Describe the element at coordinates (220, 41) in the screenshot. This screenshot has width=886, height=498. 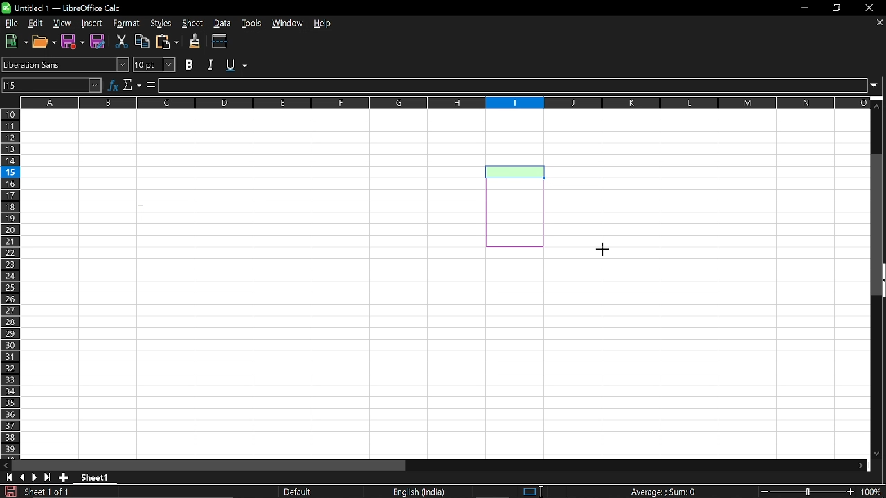
I see `Split wondows` at that location.